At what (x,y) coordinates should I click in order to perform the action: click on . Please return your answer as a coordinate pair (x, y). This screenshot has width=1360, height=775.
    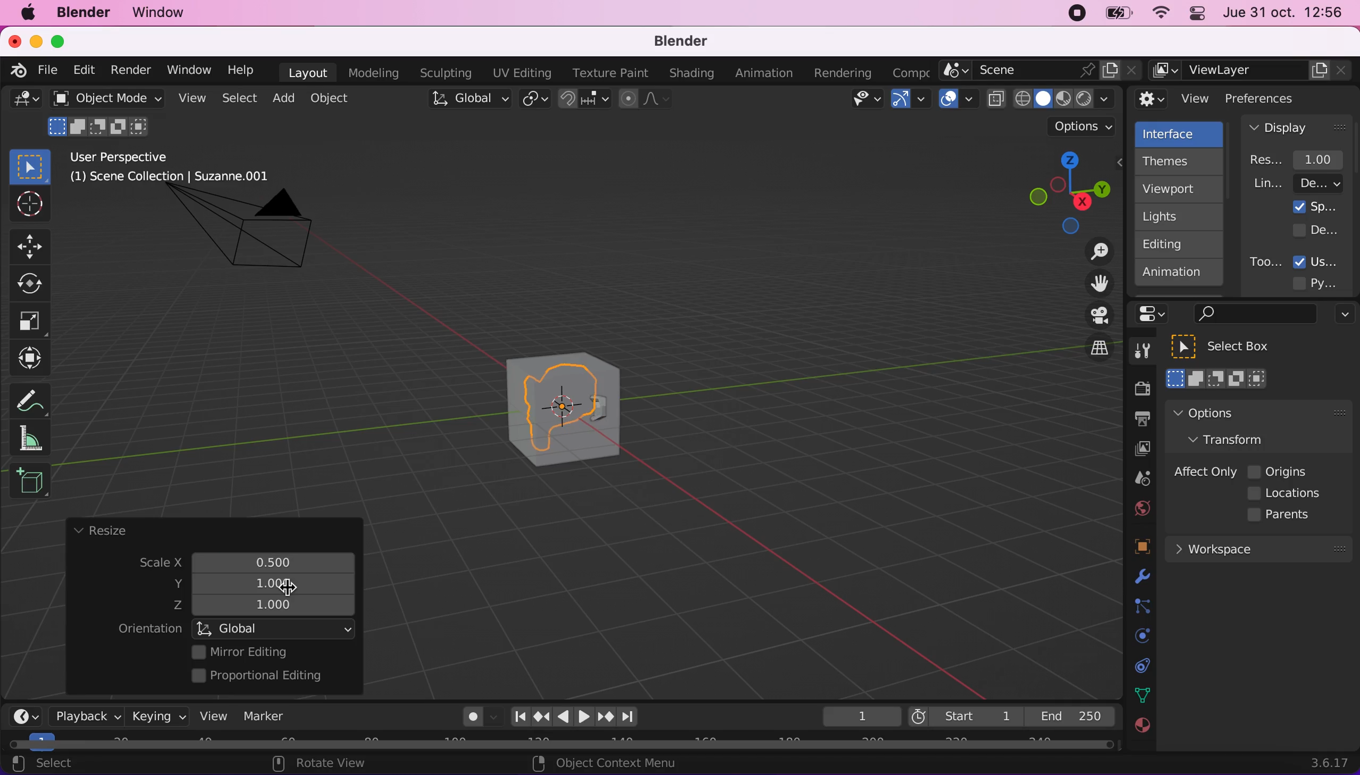
    Looking at the image, I should click on (28, 205).